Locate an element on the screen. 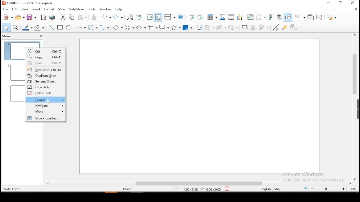 Image resolution: width=360 pixels, height=202 pixels. mouse pointer is located at coordinates (49, 101).